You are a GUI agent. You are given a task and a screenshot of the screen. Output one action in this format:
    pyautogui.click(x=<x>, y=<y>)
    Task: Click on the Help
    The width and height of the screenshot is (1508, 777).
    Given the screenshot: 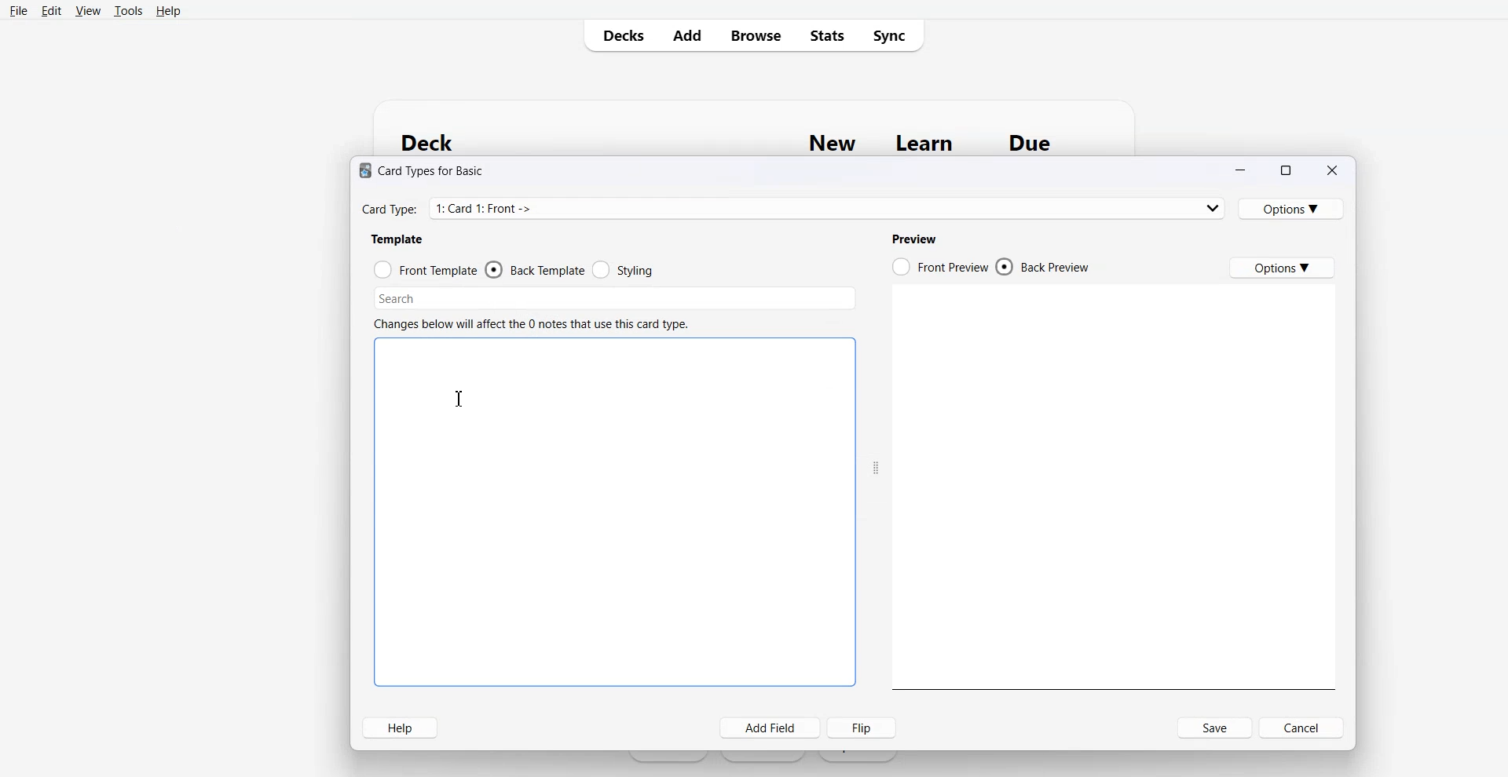 What is the action you would take?
    pyautogui.click(x=167, y=11)
    